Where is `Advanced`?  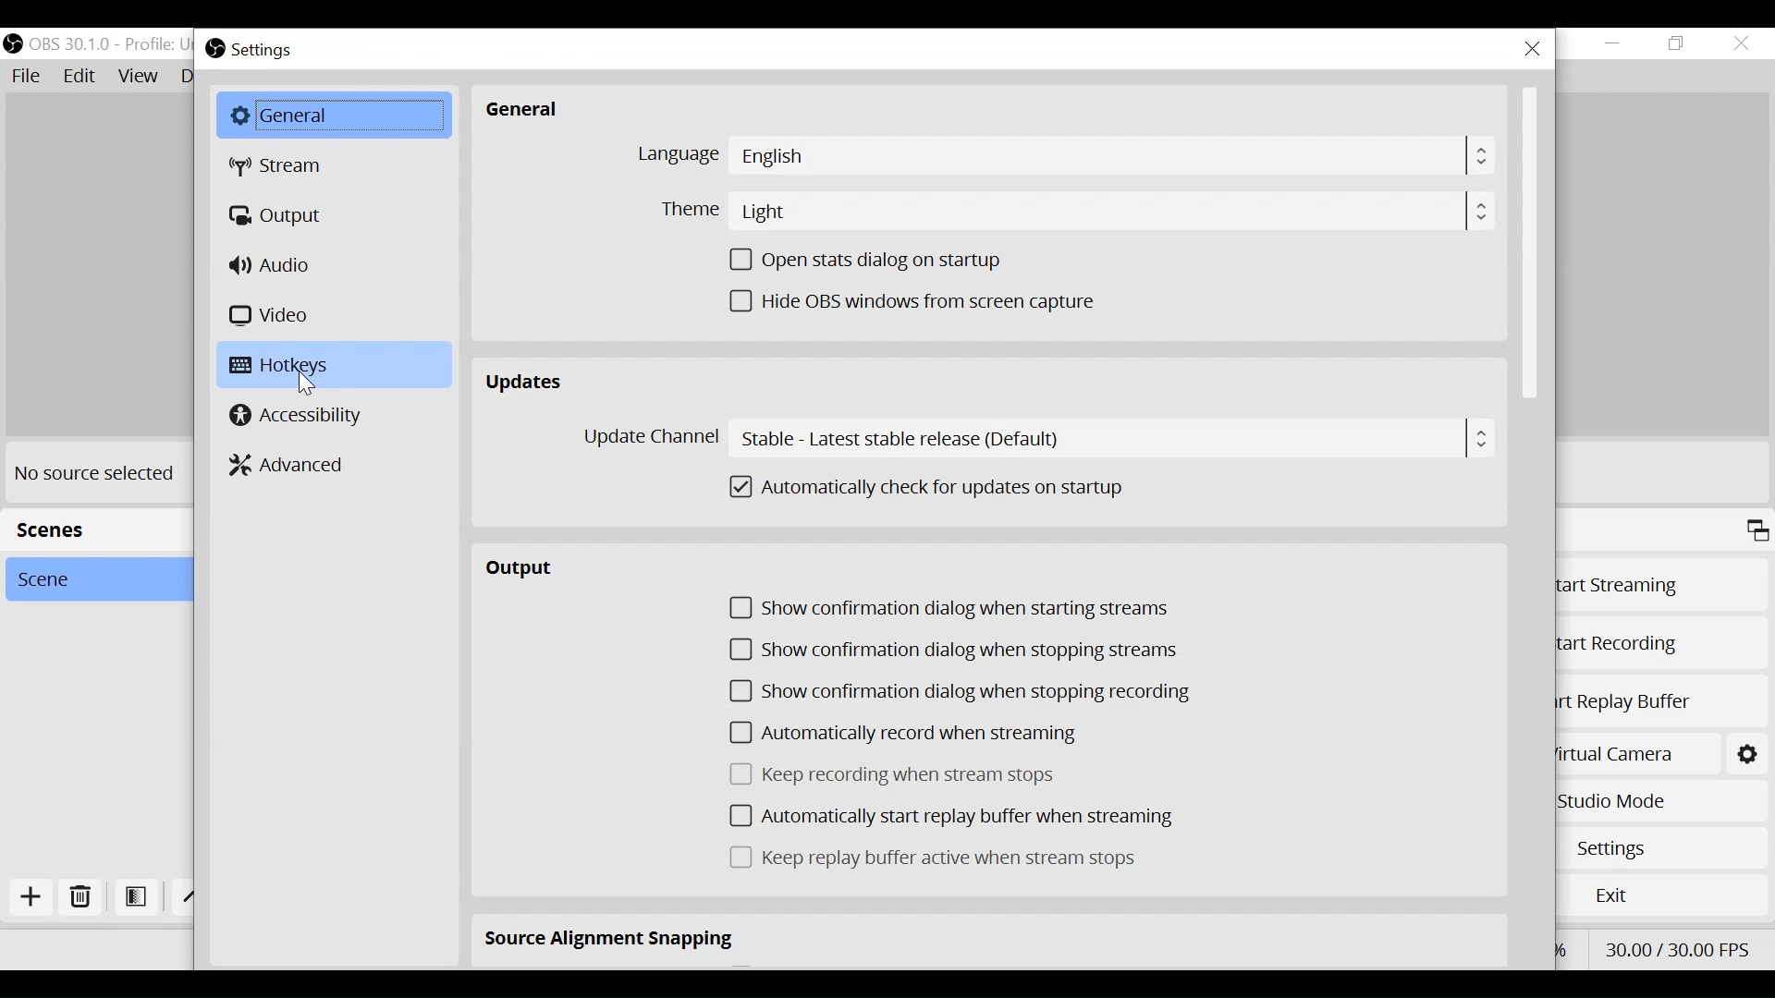 Advanced is located at coordinates (295, 463).